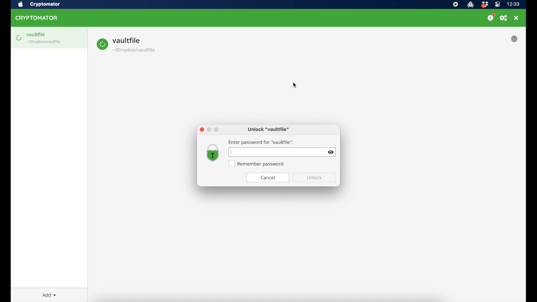  What do you see at coordinates (485, 4) in the screenshot?
I see `dropbox icon` at bounding box center [485, 4].